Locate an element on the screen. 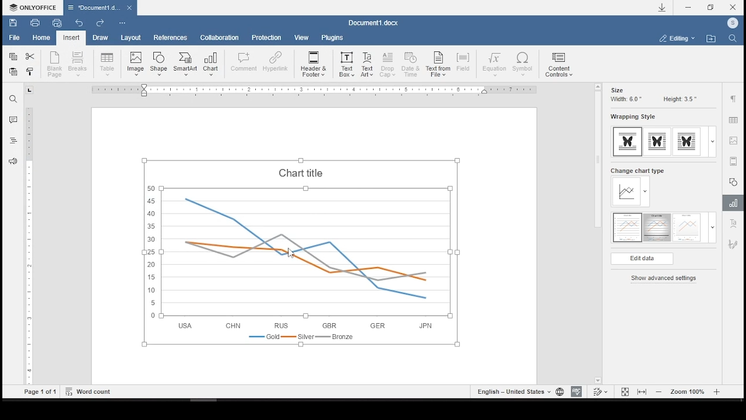 Image resolution: width=746 pixels, height=420 pixels. find is located at coordinates (733, 38).